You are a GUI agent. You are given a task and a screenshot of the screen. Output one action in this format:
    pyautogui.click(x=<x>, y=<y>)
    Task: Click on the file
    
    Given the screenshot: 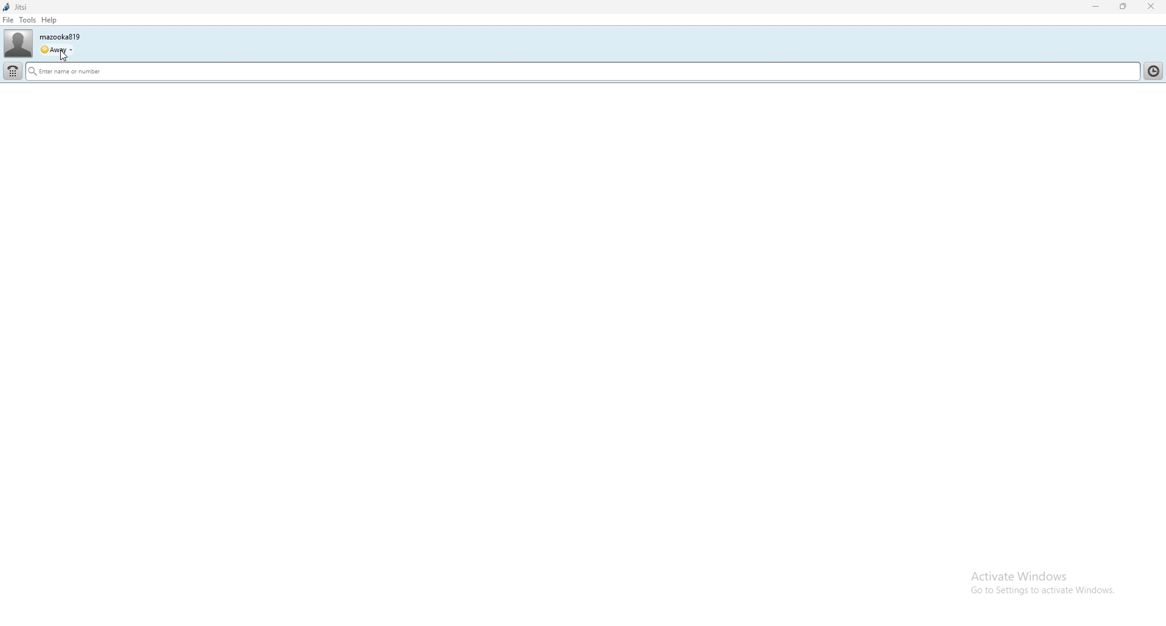 What is the action you would take?
    pyautogui.click(x=8, y=20)
    